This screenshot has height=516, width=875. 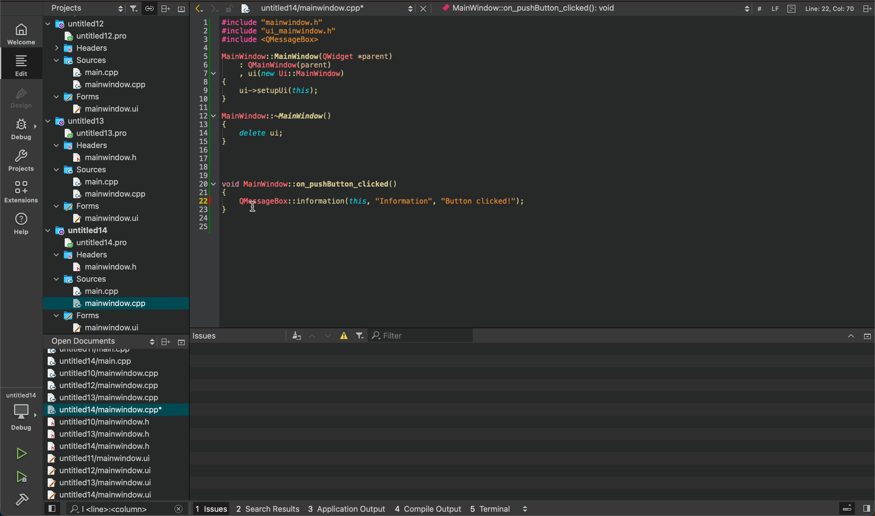 I want to click on headers, so click(x=90, y=49).